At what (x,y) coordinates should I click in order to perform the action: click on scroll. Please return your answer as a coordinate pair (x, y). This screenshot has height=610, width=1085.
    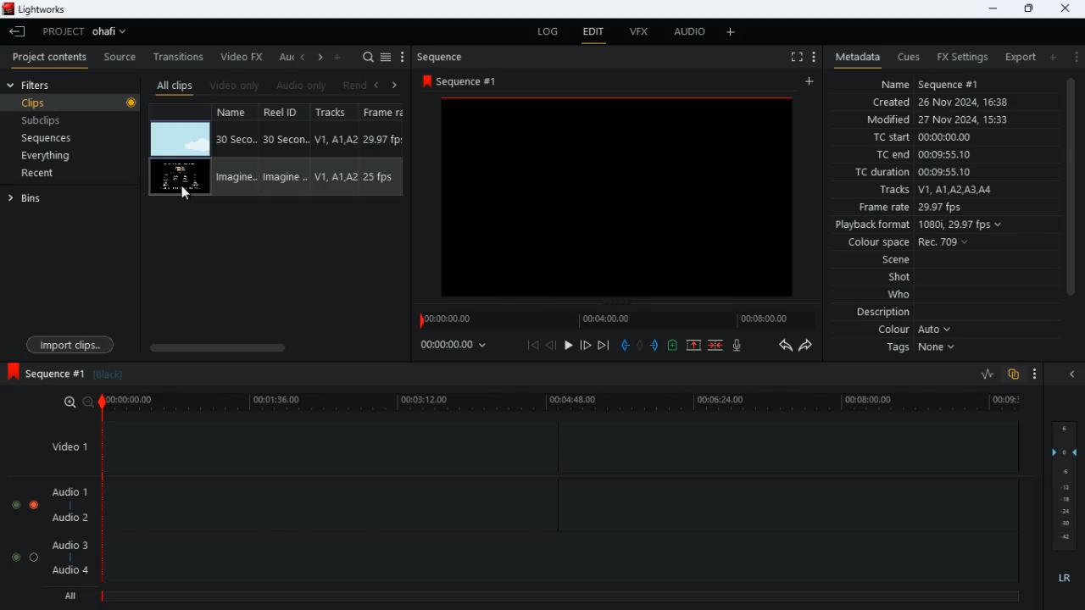
    Looking at the image, I should click on (270, 346).